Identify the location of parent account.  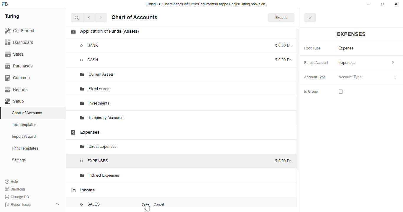
(317, 63).